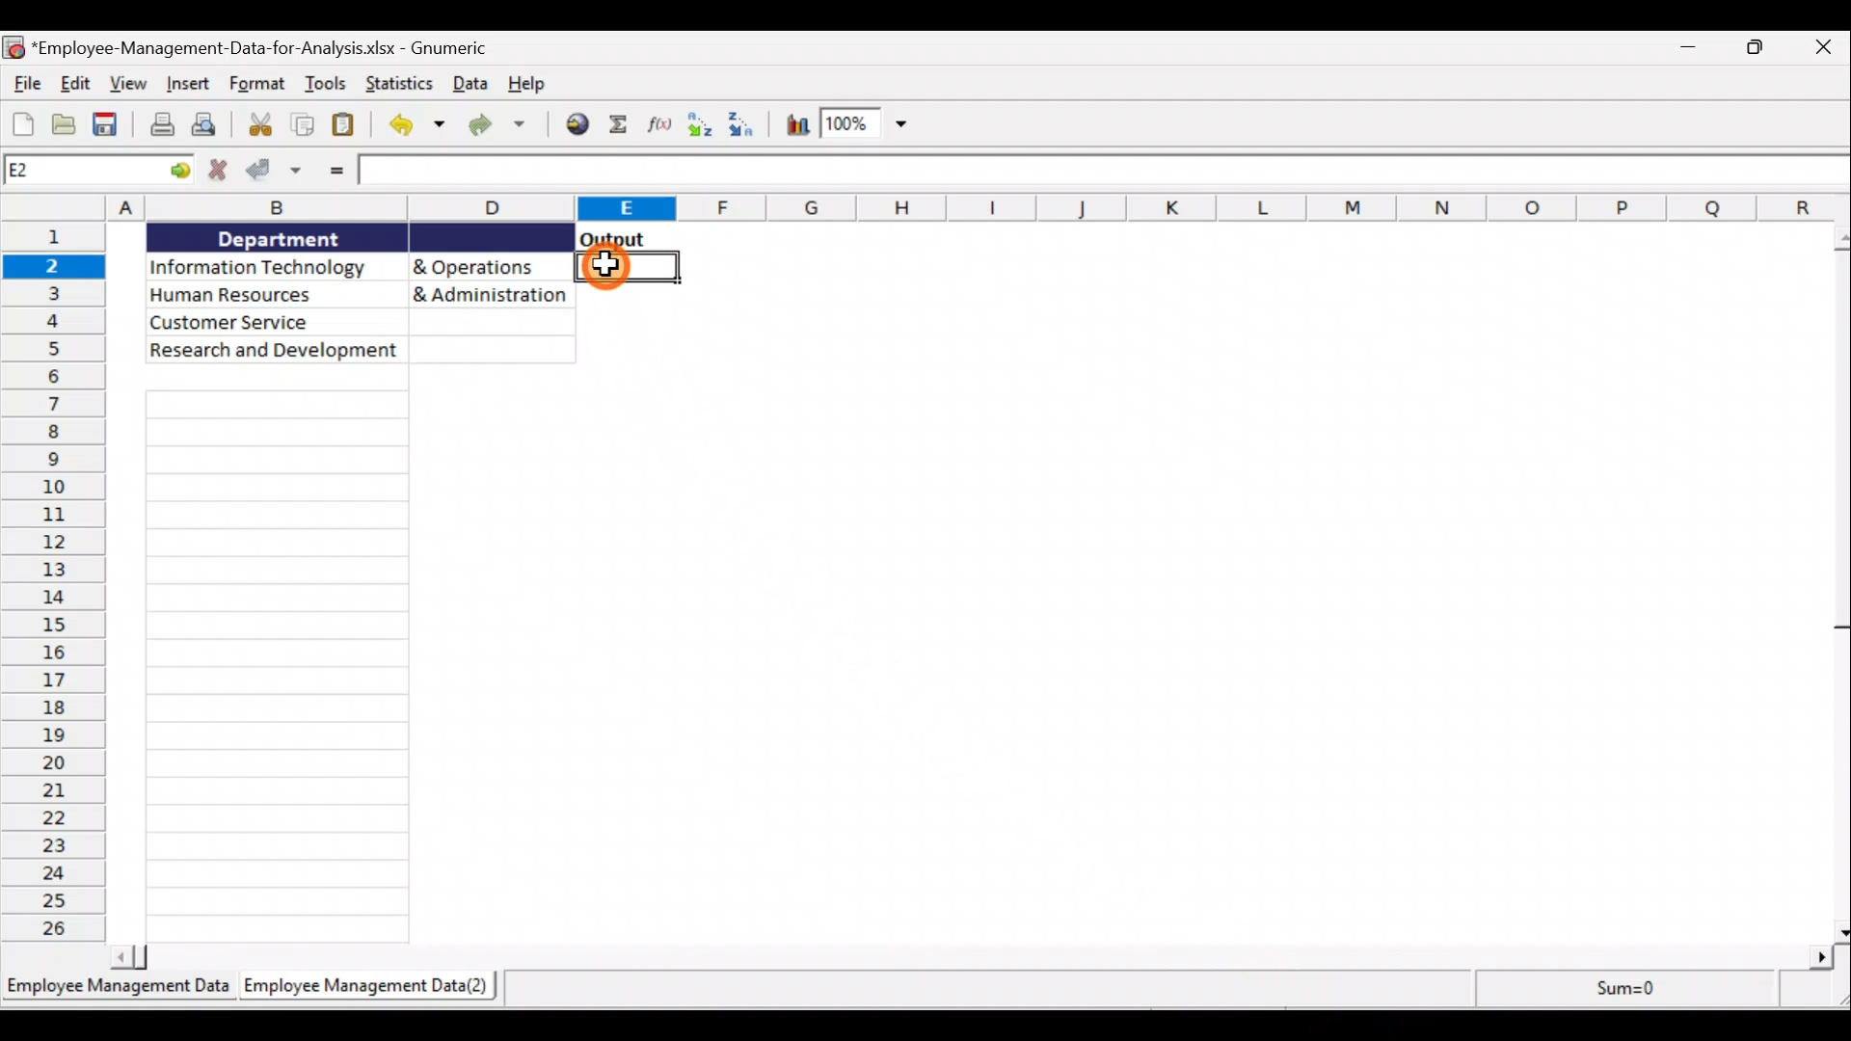  I want to click on Statistics, so click(402, 85).